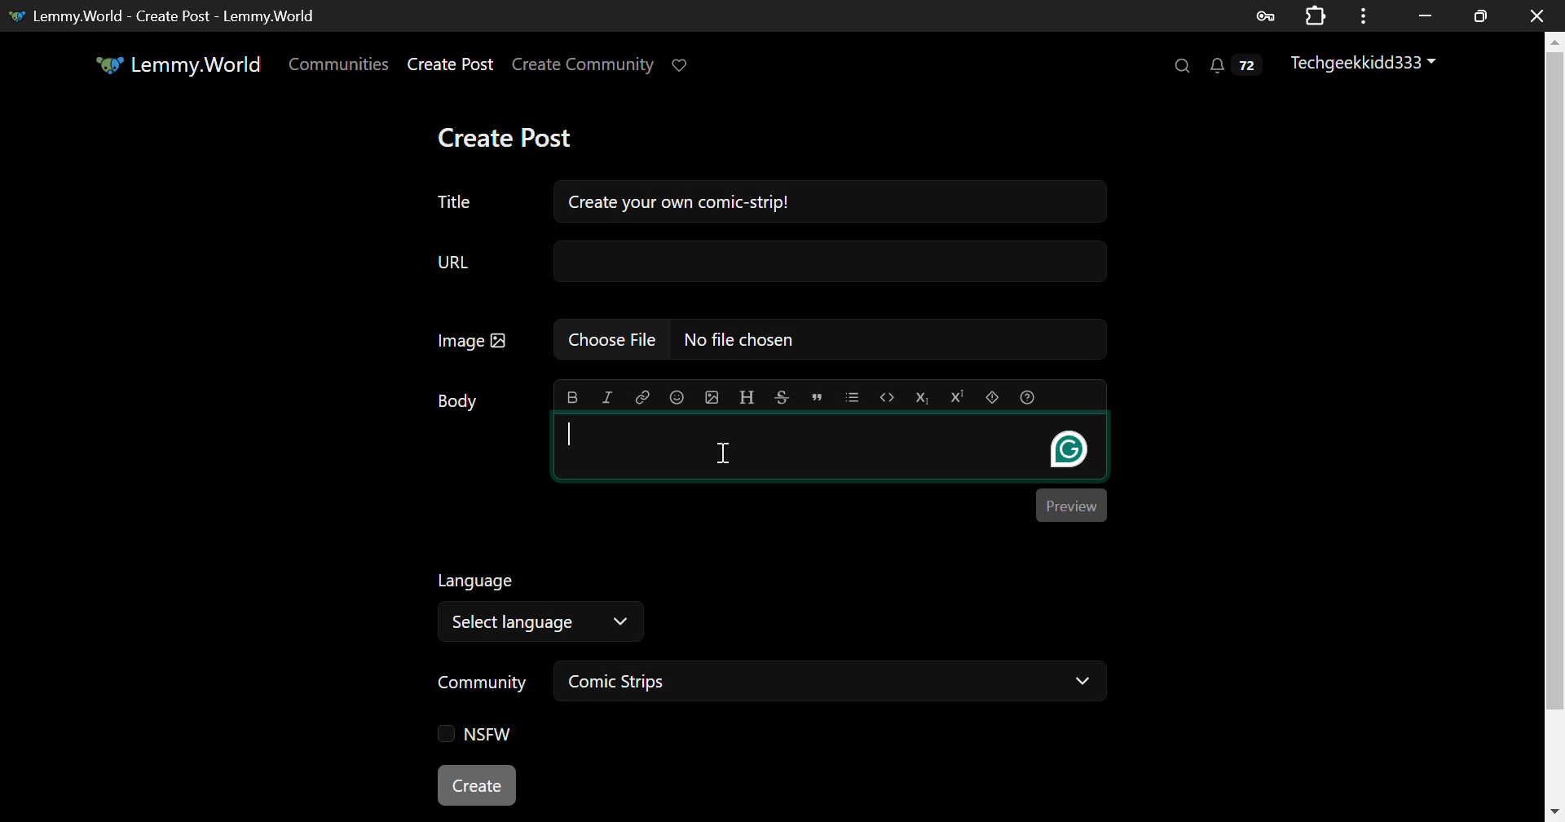  Describe the element at coordinates (924, 397) in the screenshot. I see `Subscript` at that location.